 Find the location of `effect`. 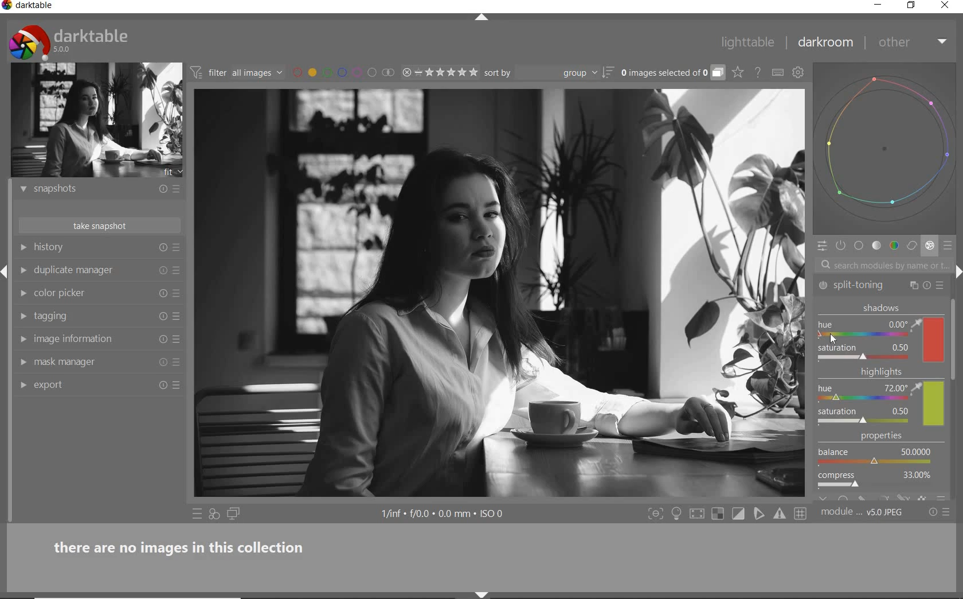

effect is located at coordinates (930, 247).